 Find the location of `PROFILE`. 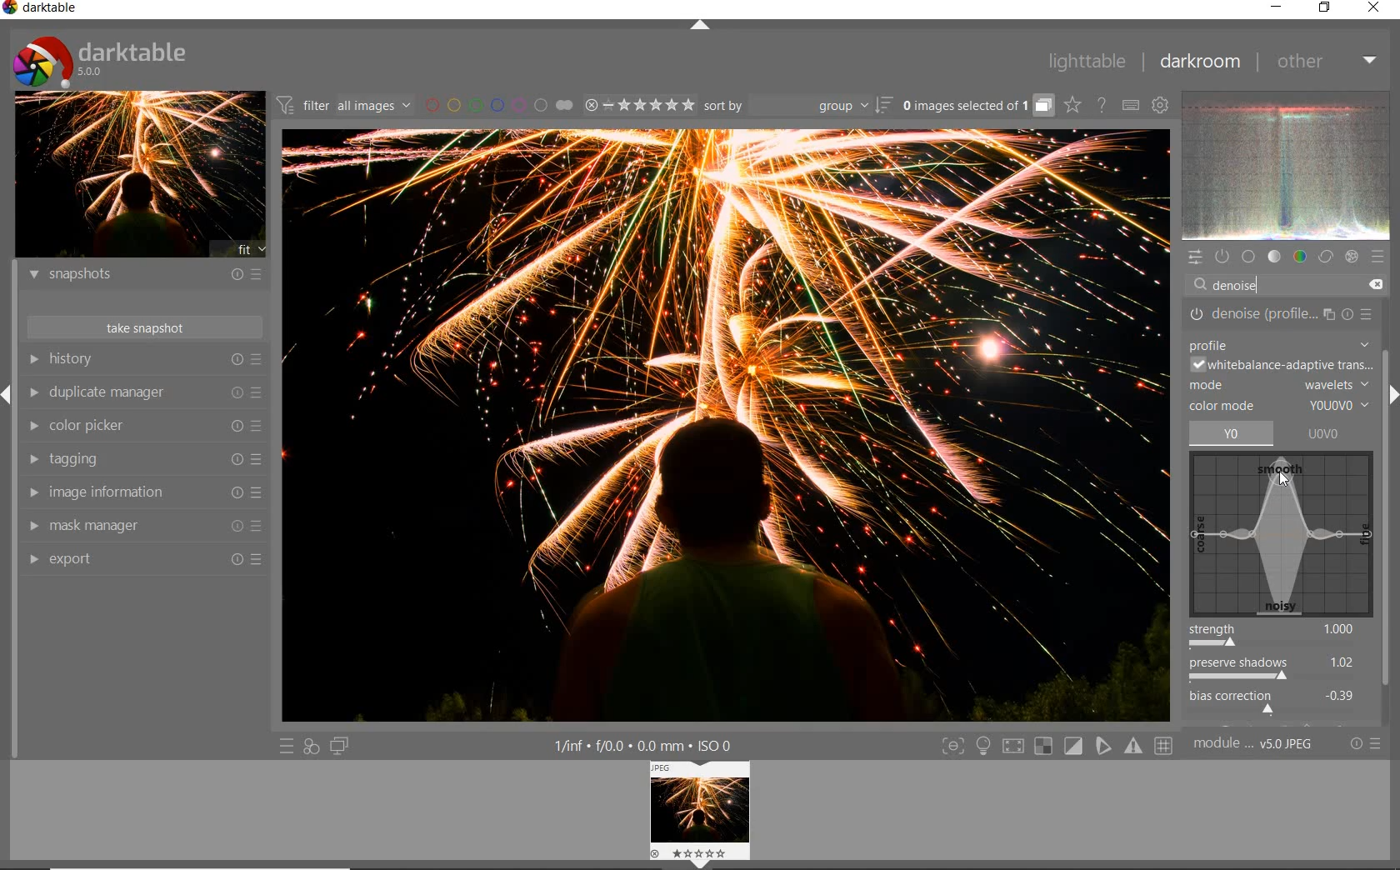

PROFILE is located at coordinates (1281, 344).